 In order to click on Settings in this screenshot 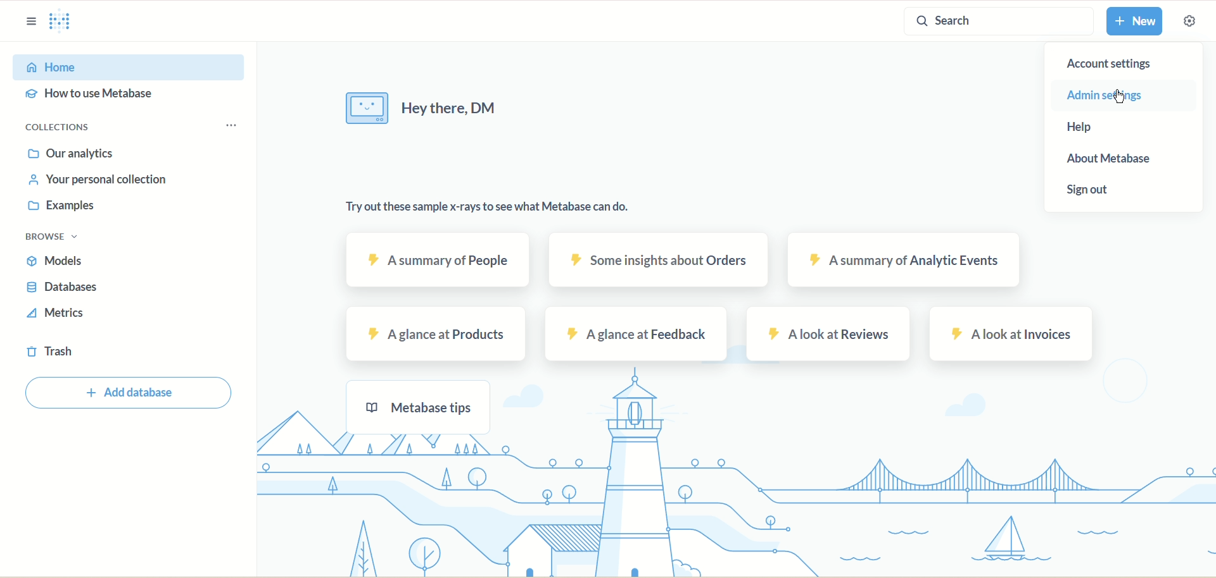, I will do `click(1192, 23)`.